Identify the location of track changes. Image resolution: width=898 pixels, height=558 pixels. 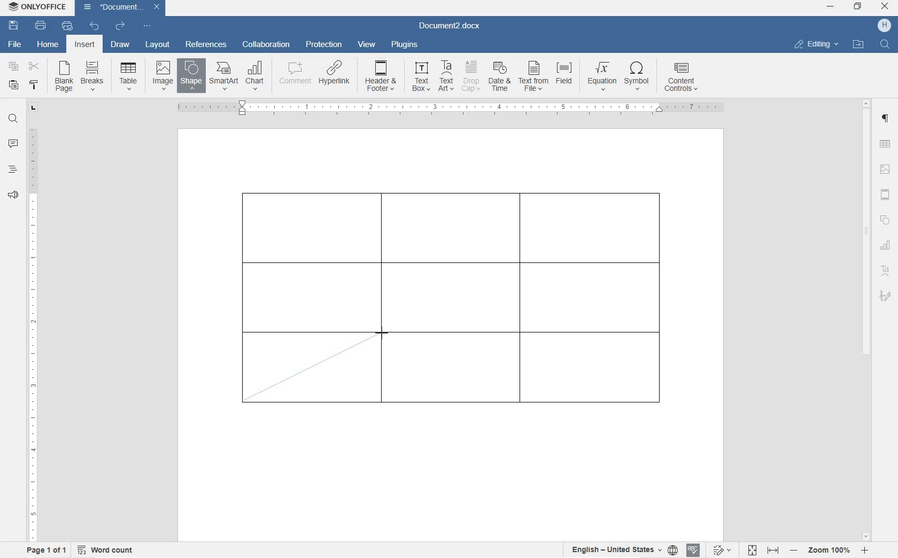
(724, 550).